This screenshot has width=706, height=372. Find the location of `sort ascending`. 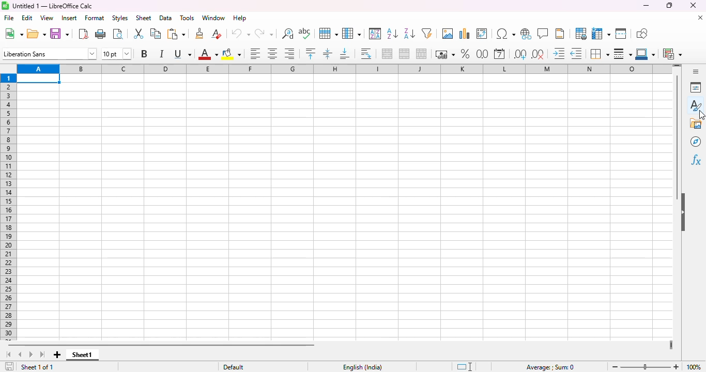

sort ascending is located at coordinates (392, 33).